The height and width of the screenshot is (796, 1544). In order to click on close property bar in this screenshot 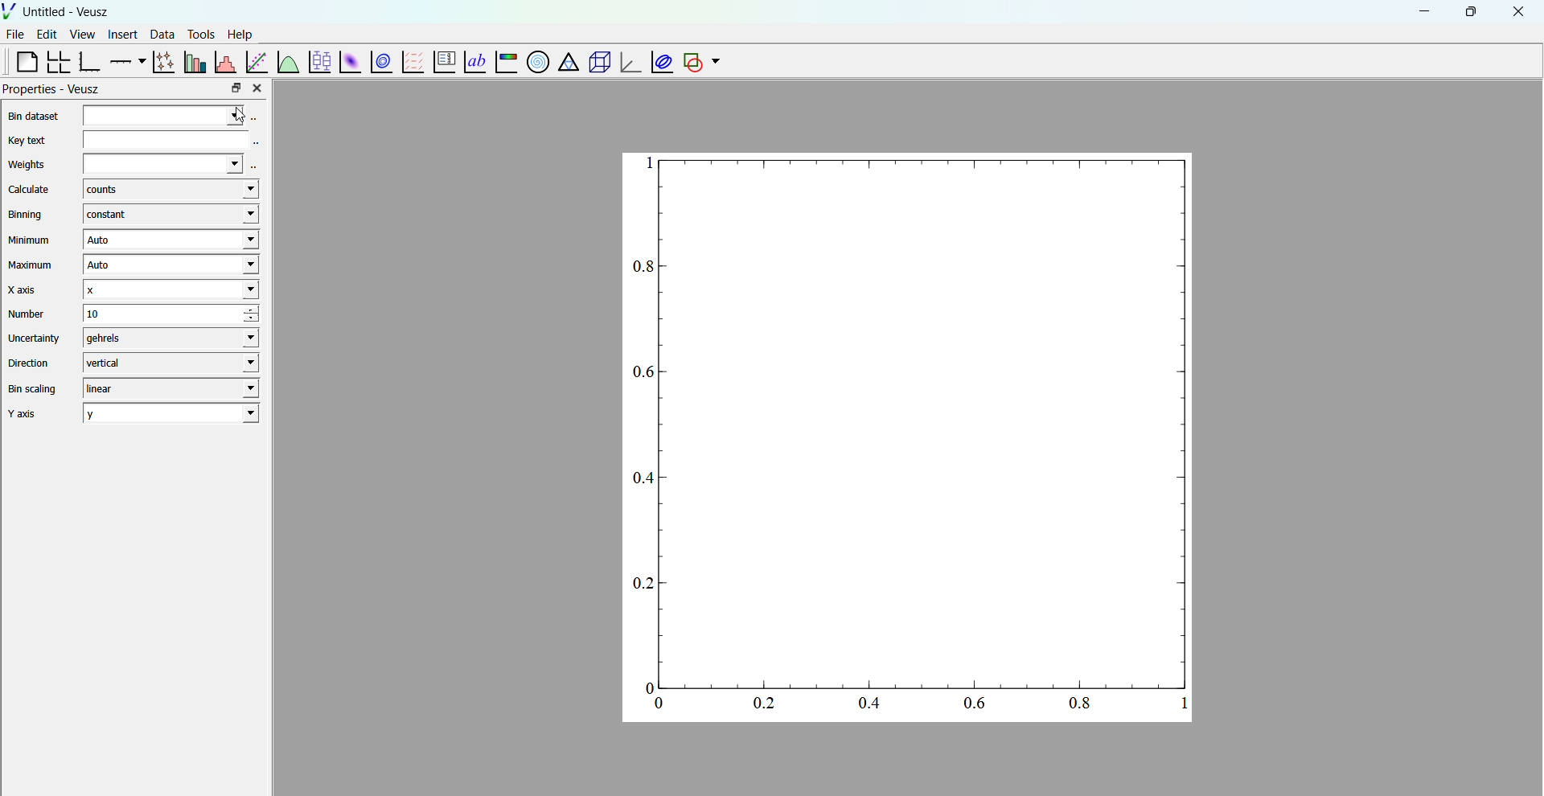, I will do `click(259, 88)`.